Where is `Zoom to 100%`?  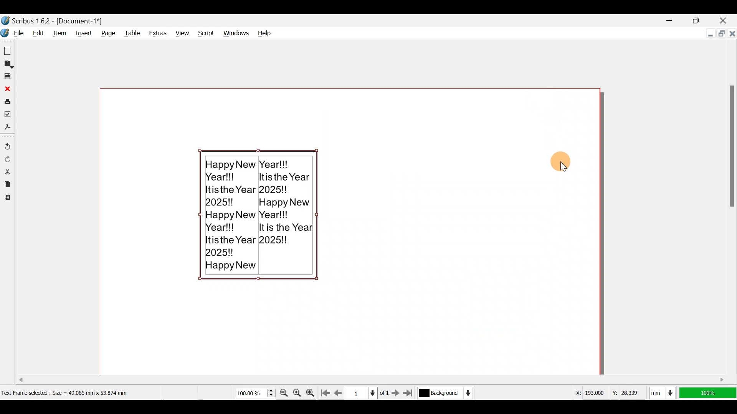 Zoom to 100% is located at coordinates (297, 391).